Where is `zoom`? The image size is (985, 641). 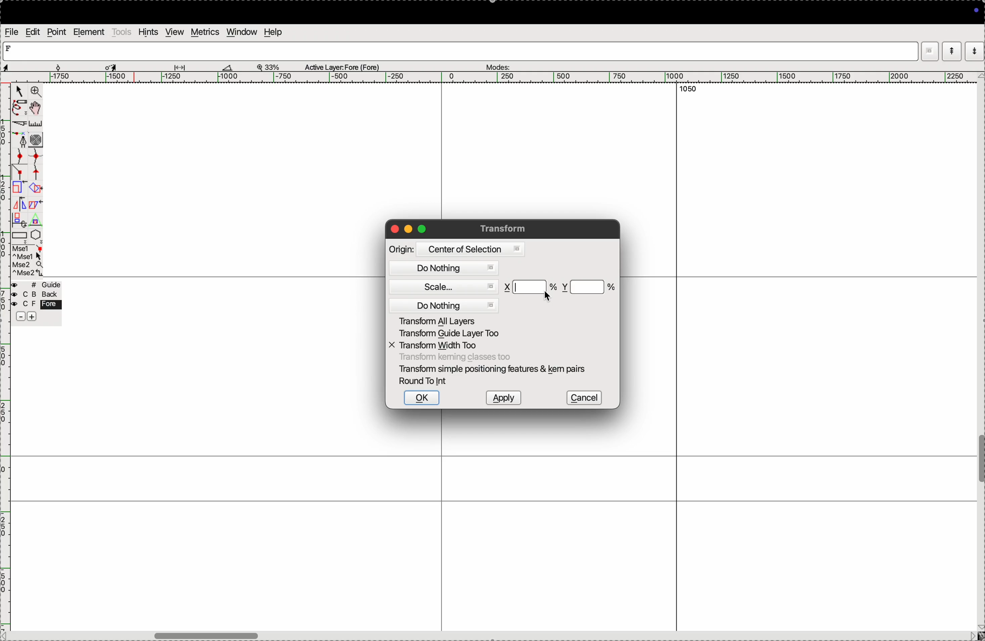 zoom is located at coordinates (36, 92).